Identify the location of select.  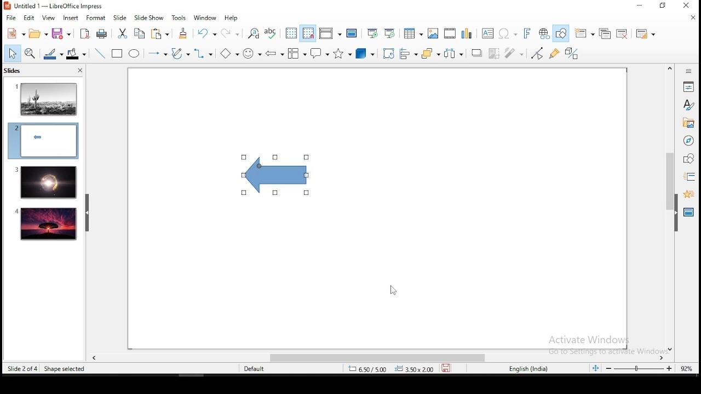
(13, 54).